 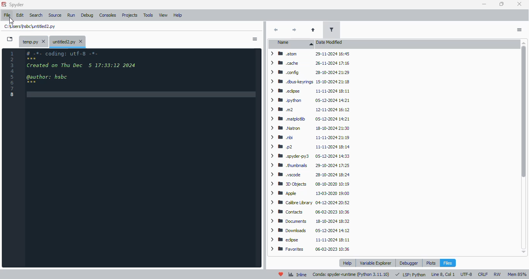 I want to click on actions, so click(x=519, y=30).